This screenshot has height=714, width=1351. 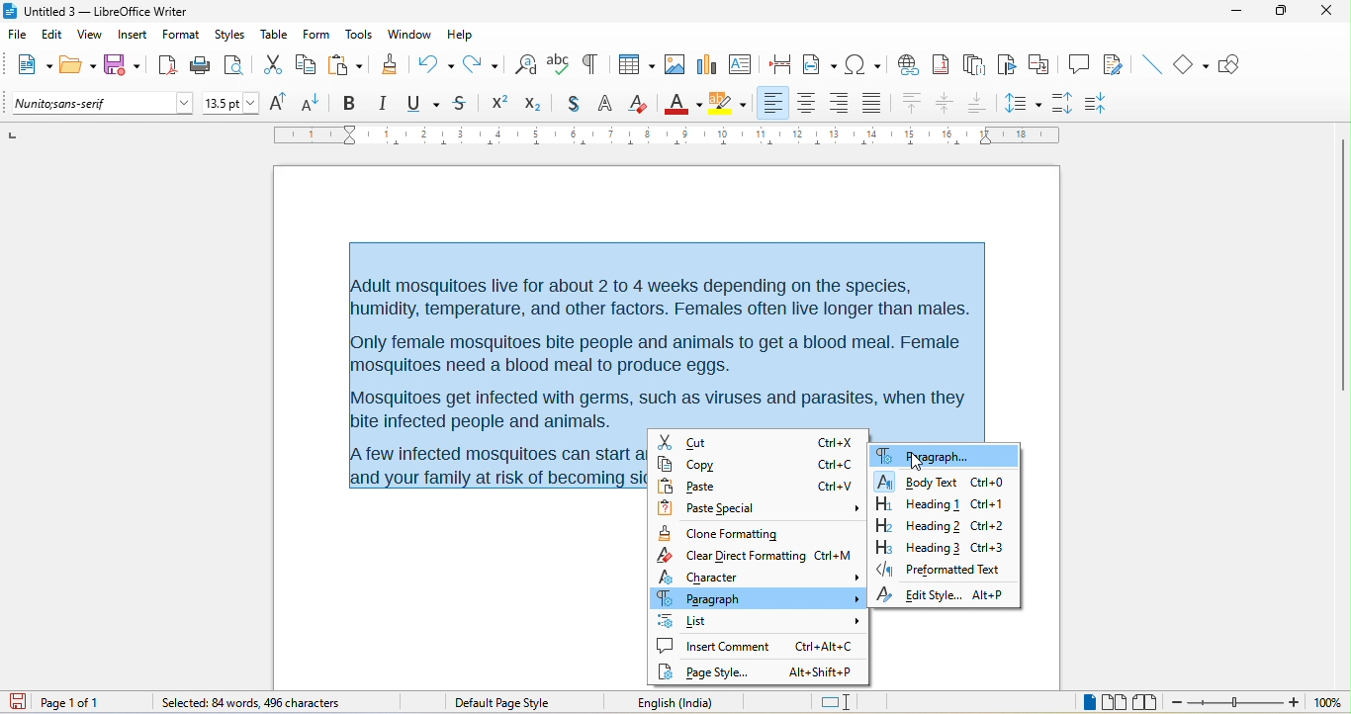 I want to click on show track changes function, so click(x=1117, y=65).